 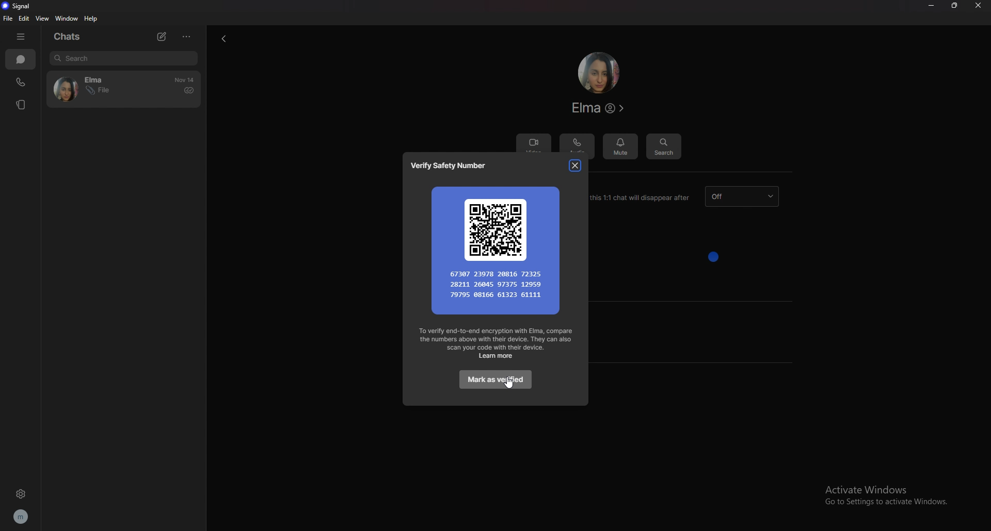 What do you see at coordinates (164, 37) in the screenshot?
I see `new chat` at bounding box center [164, 37].